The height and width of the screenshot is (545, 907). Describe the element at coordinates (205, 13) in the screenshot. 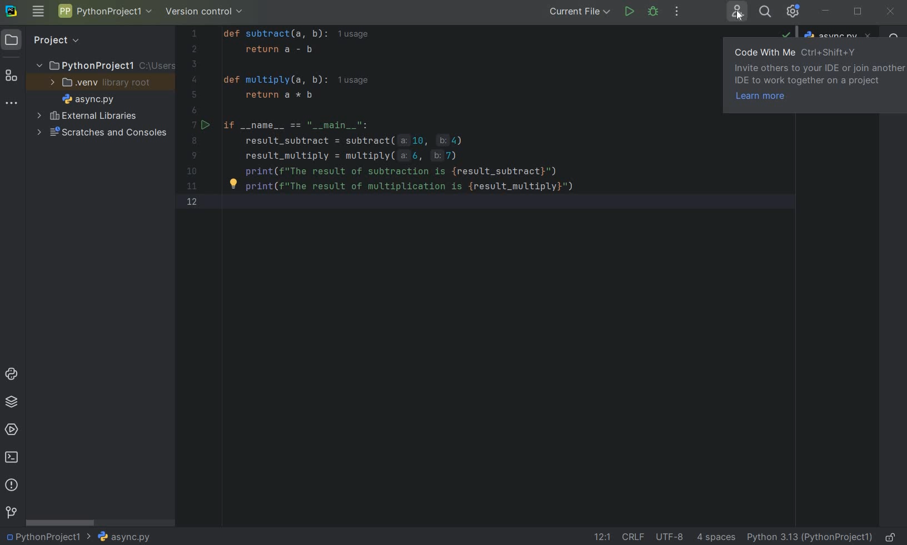

I see `VERSION CONTROL` at that location.